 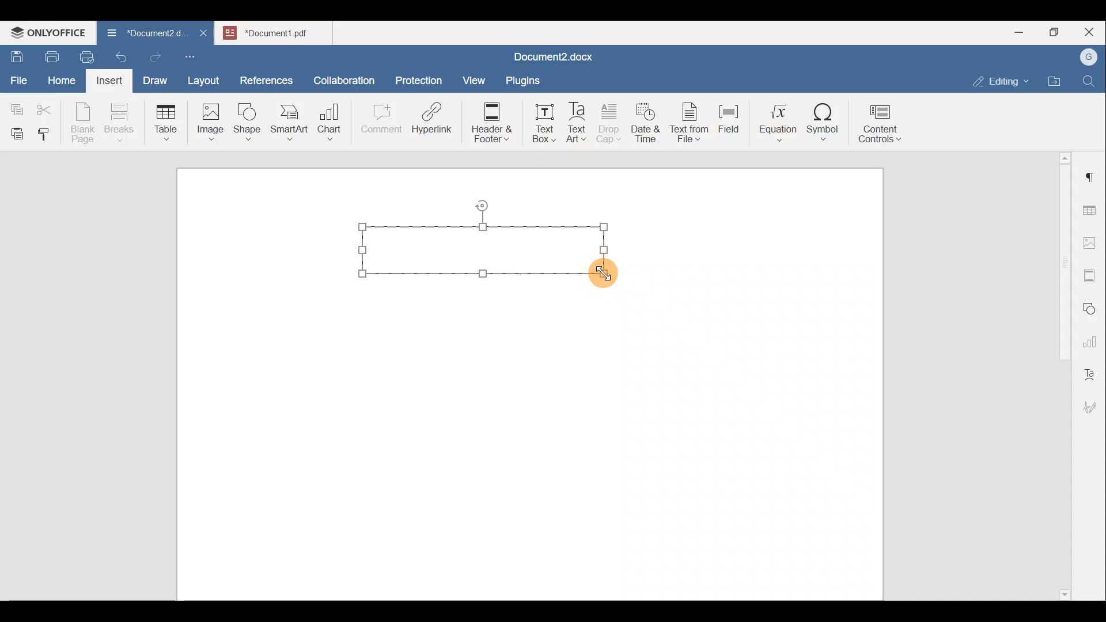 I want to click on Symbol, so click(x=823, y=126).